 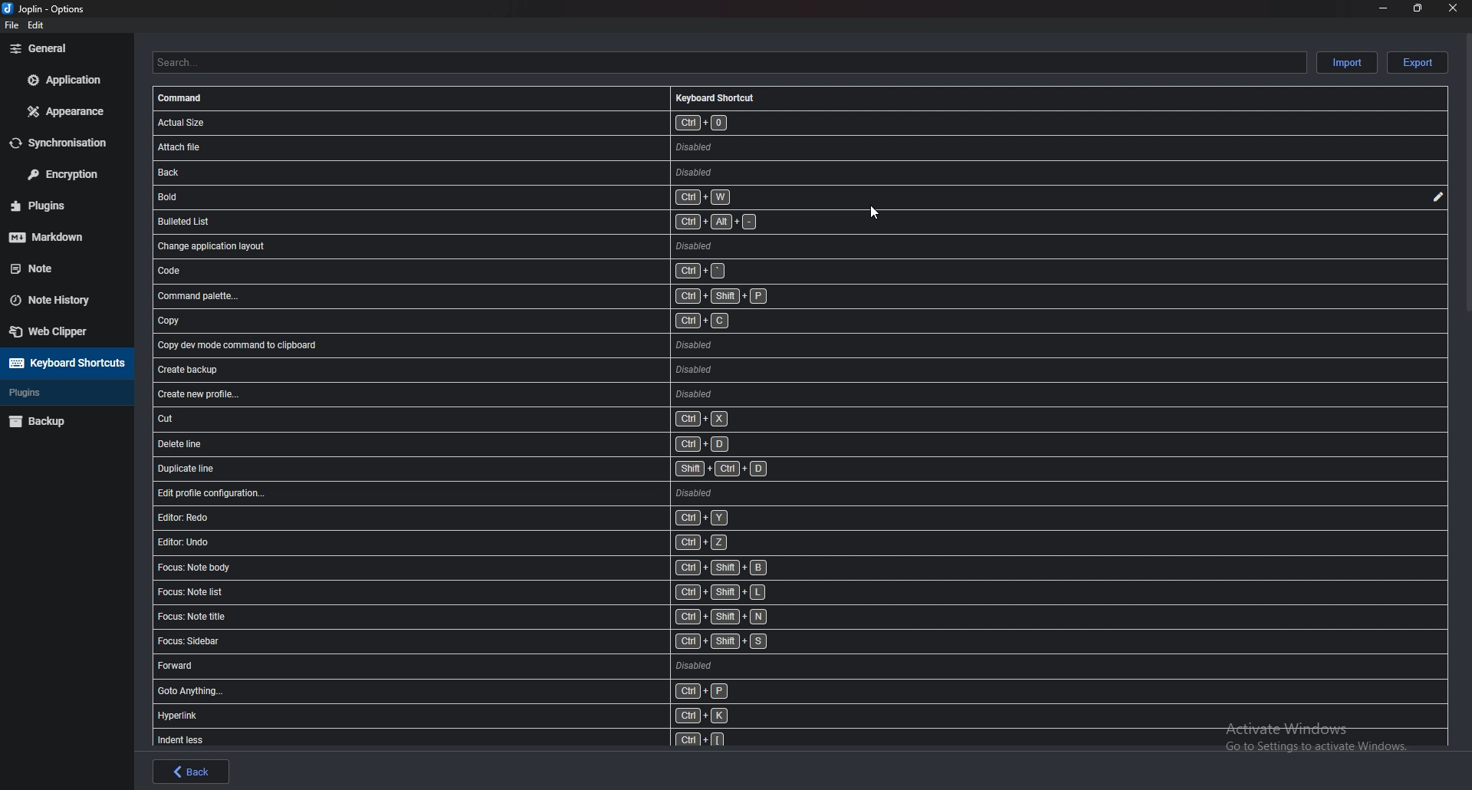 I want to click on shortcut, so click(x=503, y=666).